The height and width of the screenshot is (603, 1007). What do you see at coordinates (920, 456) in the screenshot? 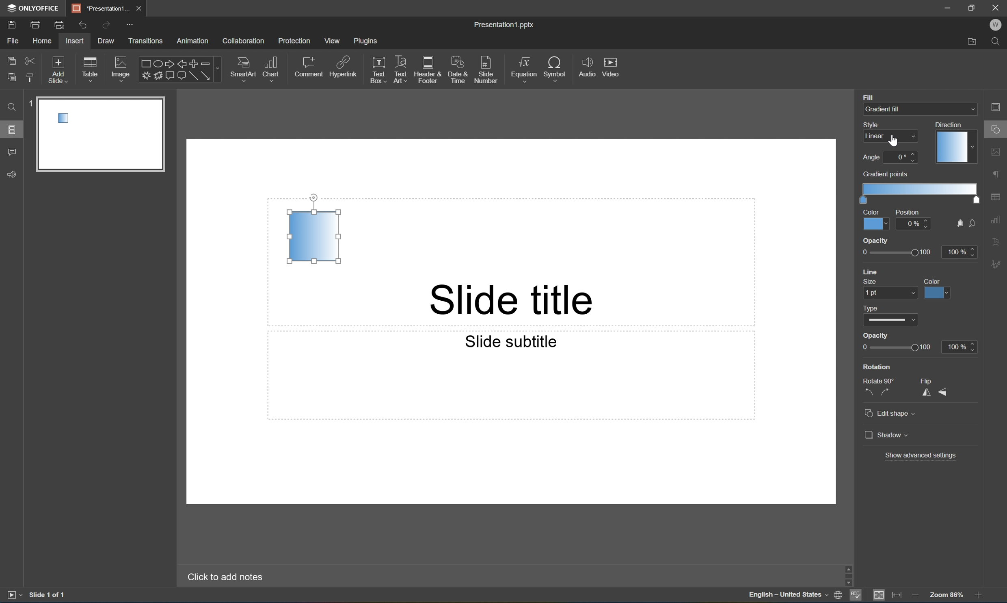
I see `Show advanced settings` at bounding box center [920, 456].